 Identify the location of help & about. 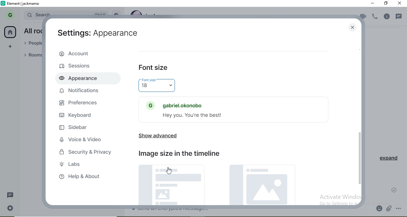
(81, 175).